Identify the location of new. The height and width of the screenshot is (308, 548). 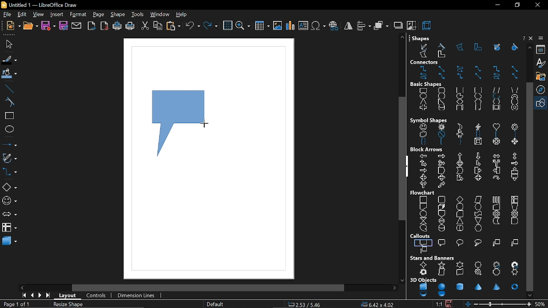
(13, 27).